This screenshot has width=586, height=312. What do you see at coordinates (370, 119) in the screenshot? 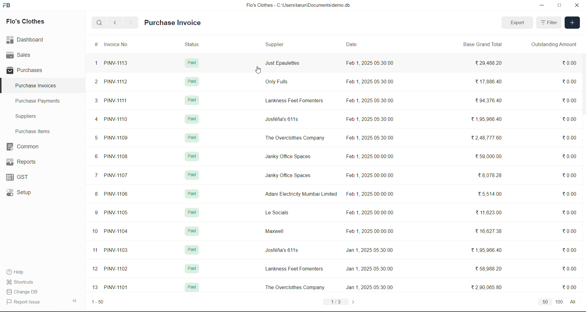
I see `Feb 1, 2025 05:30:00` at bounding box center [370, 119].